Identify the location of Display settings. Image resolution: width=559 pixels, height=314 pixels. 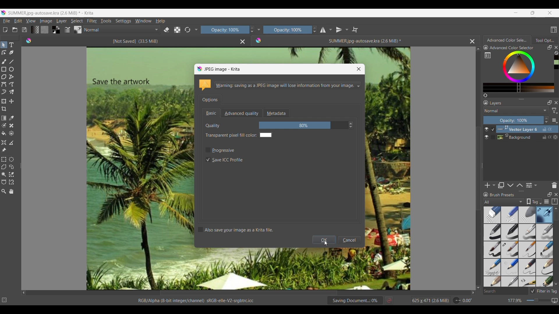
(546, 201).